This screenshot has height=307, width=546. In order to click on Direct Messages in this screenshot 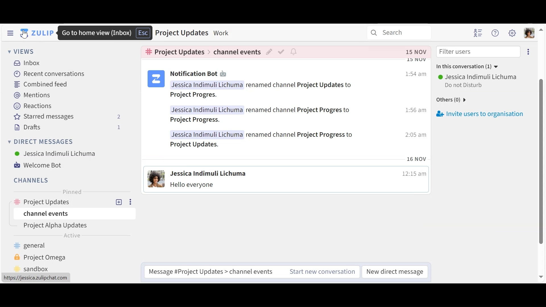, I will do `click(41, 141)`.